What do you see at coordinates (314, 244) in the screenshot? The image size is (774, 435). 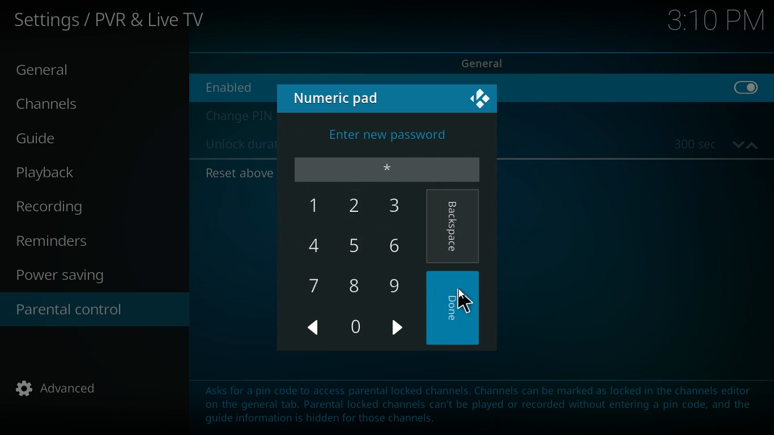 I see `4` at bounding box center [314, 244].